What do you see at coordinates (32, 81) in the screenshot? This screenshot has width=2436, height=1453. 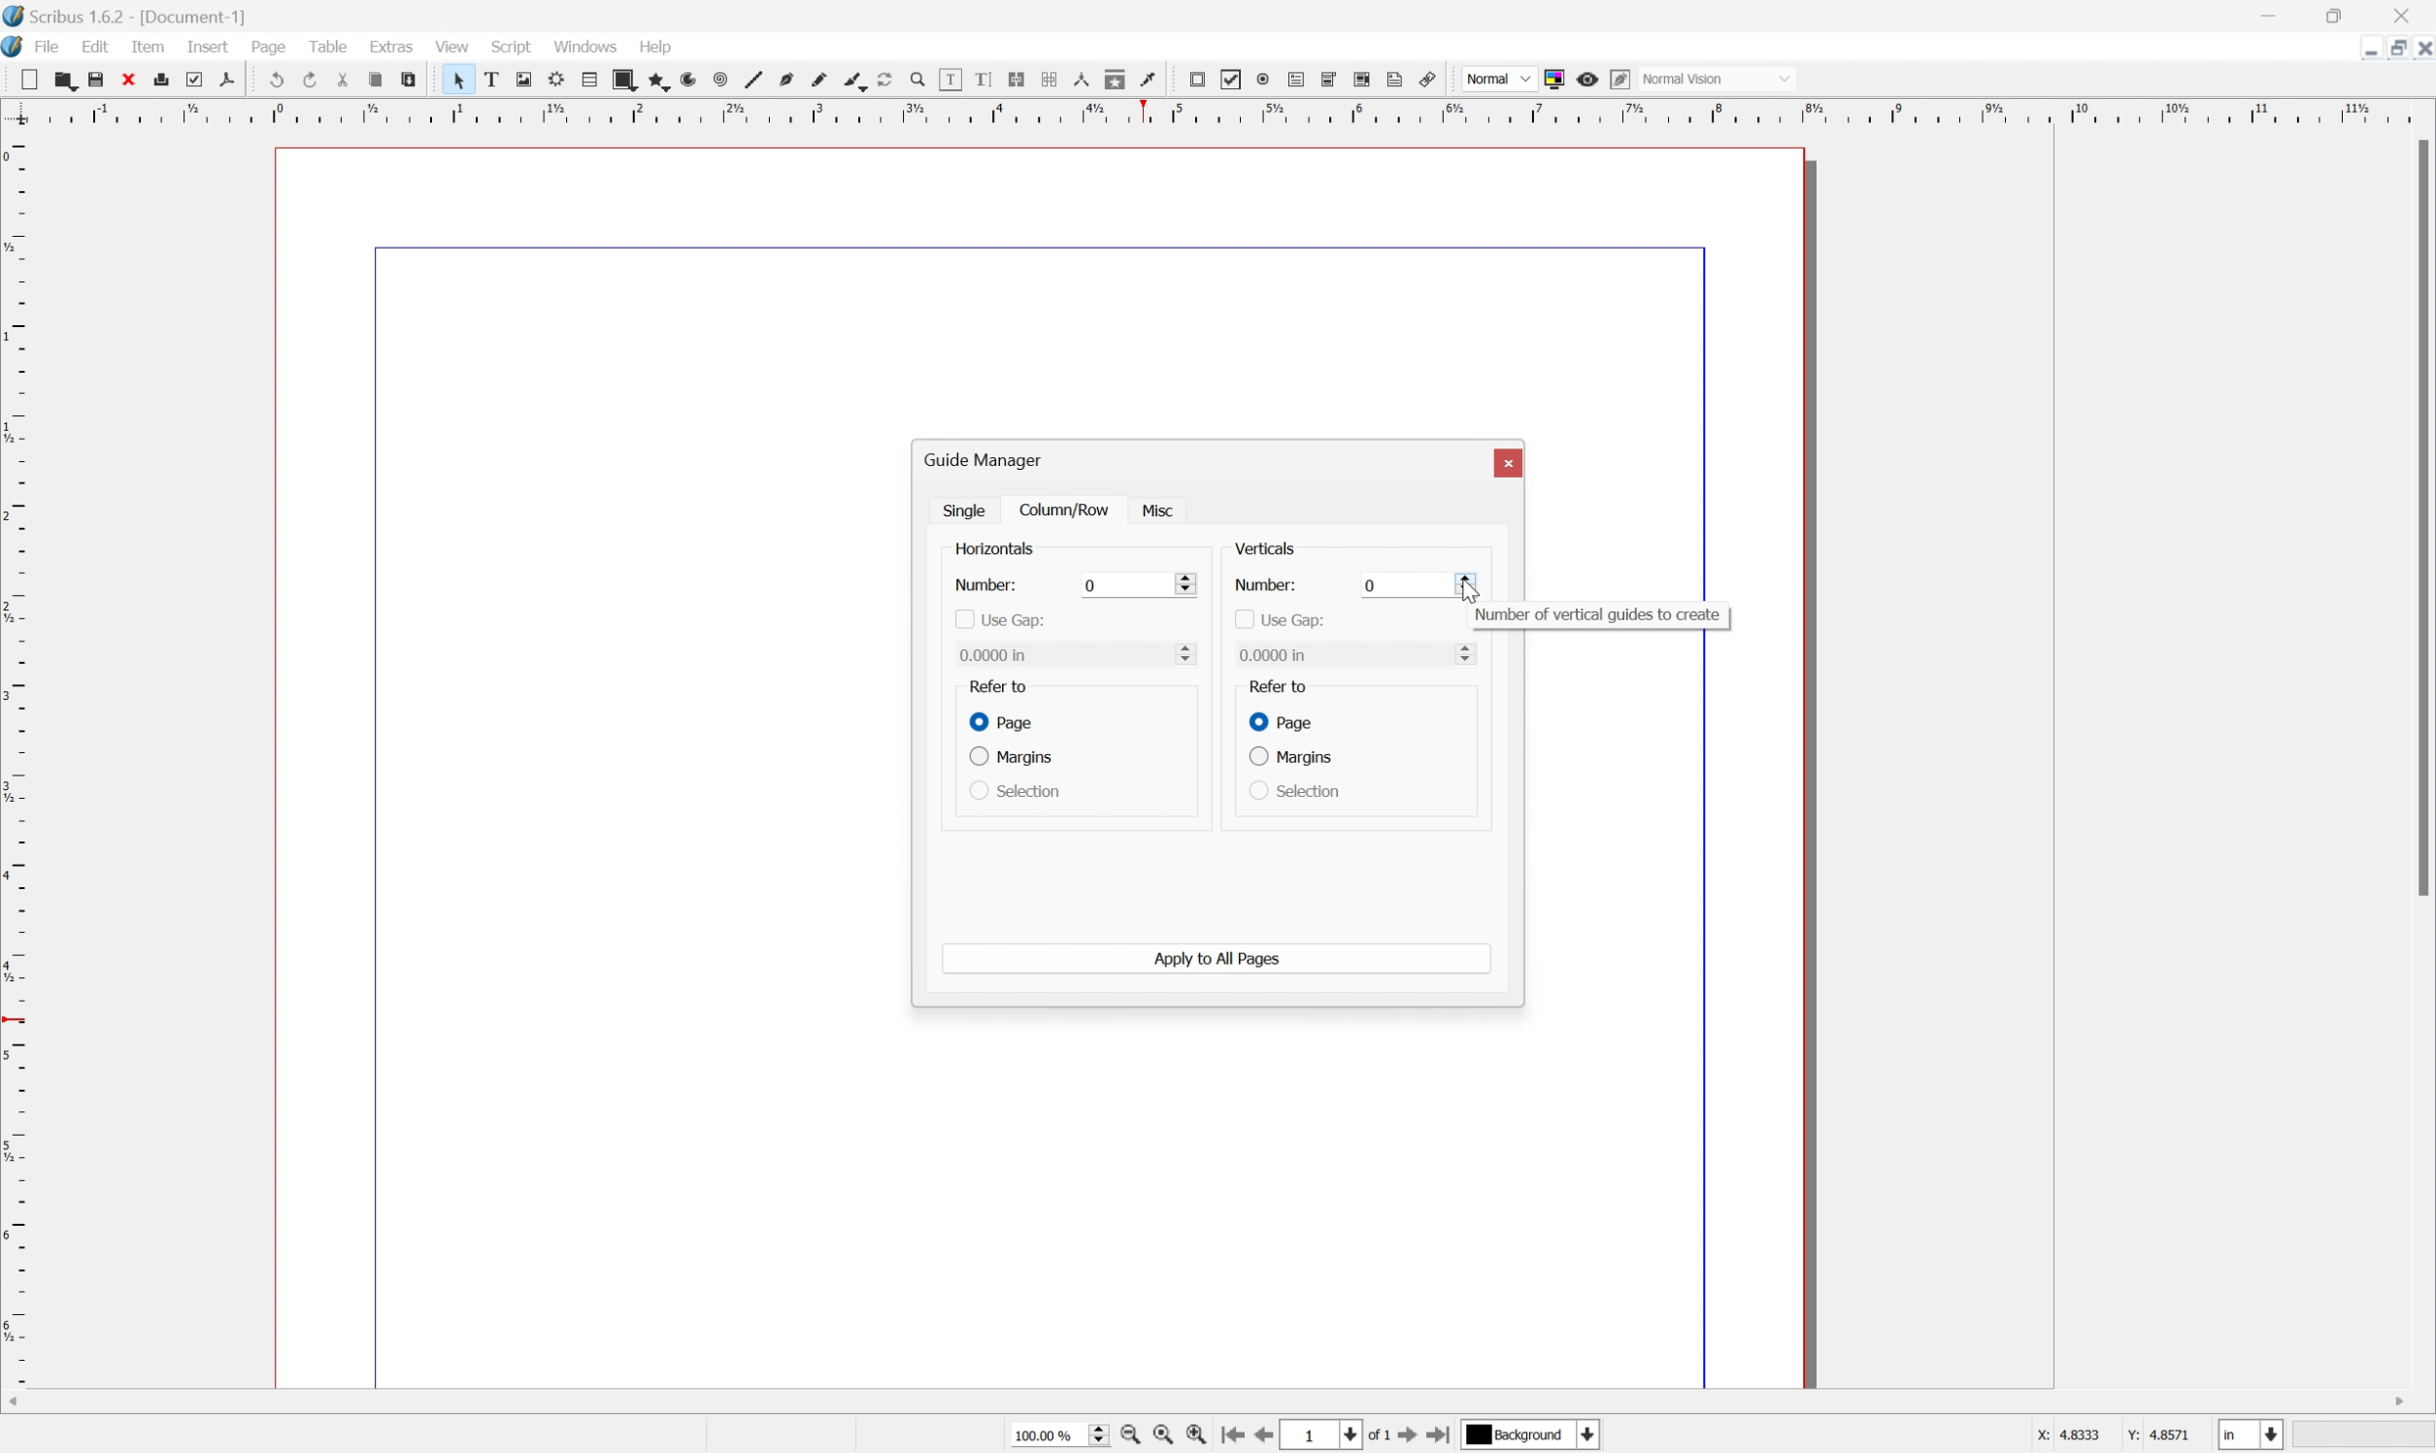 I see `new` at bounding box center [32, 81].